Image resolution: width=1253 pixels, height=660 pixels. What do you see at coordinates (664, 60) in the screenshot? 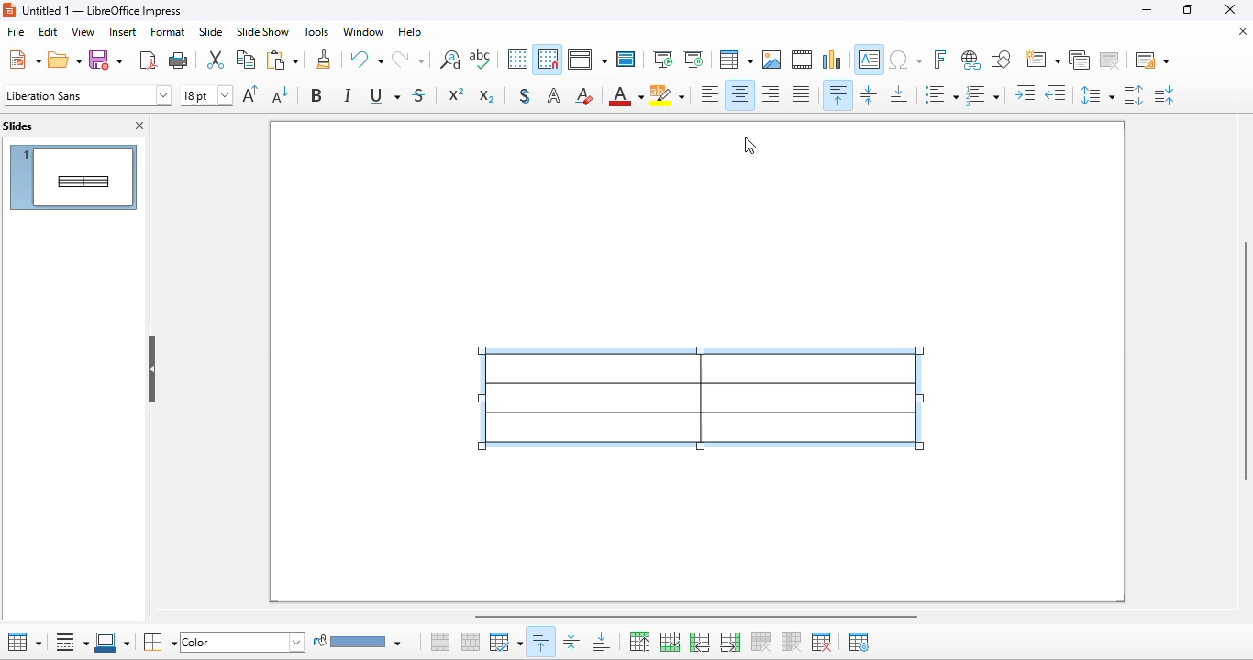
I see `start from first slide` at bounding box center [664, 60].